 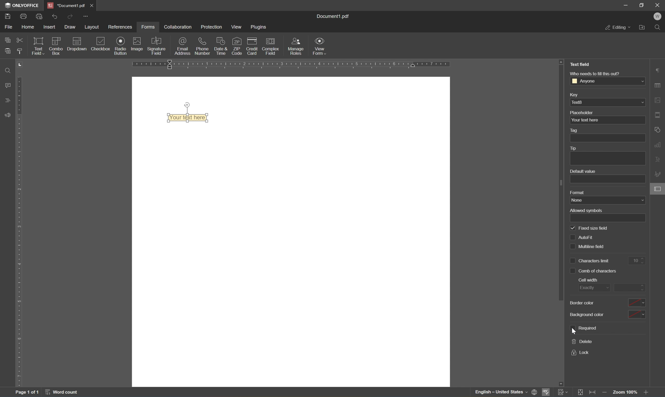 I want to click on find, so click(x=9, y=70).